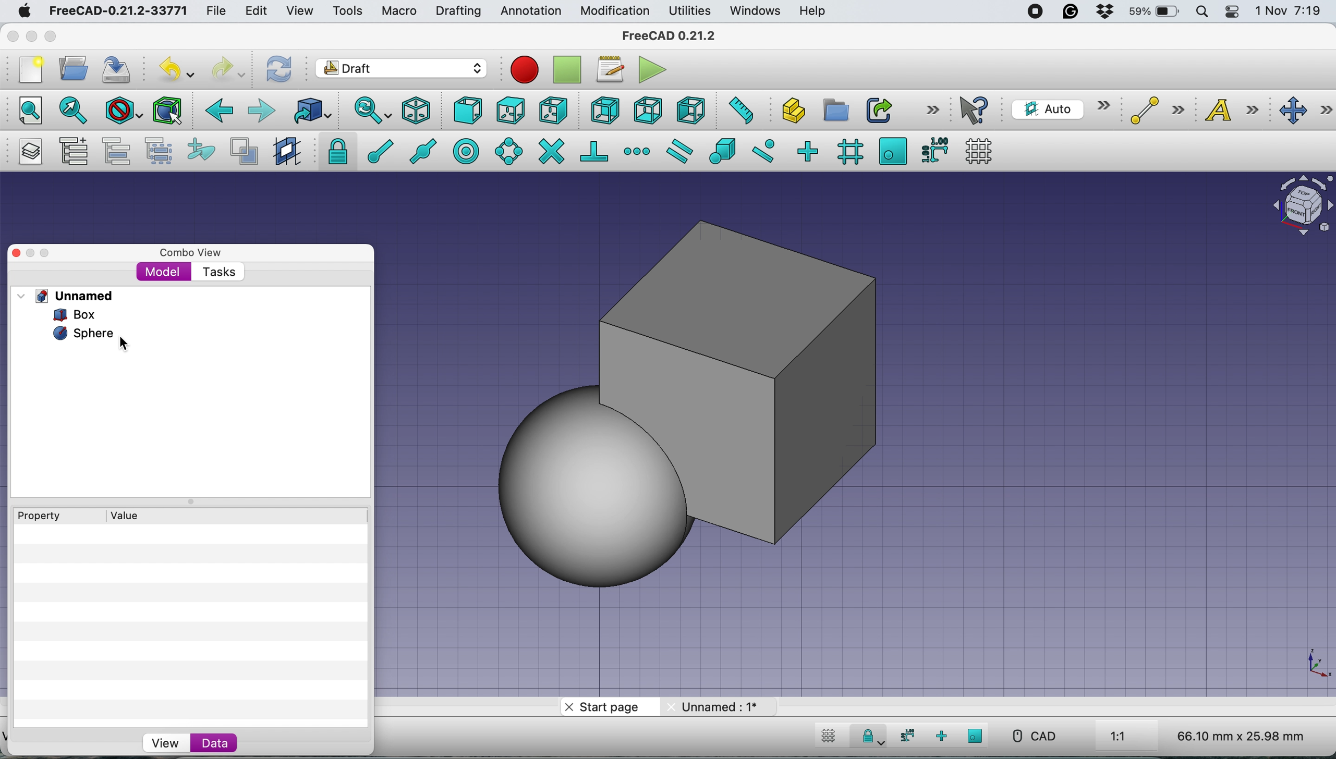 The height and width of the screenshot is (759, 1336). What do you see at coordinates (1306, 664) in the screenshot?
I see `xy coordinate` at bounding box center [1306, 664].